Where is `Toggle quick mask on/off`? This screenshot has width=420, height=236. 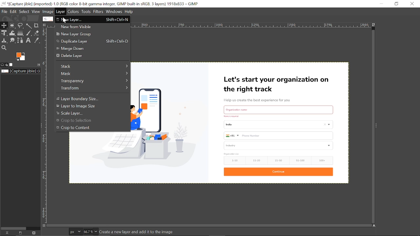 Toggle quick mask on/off is located at coordinates (43, 226).